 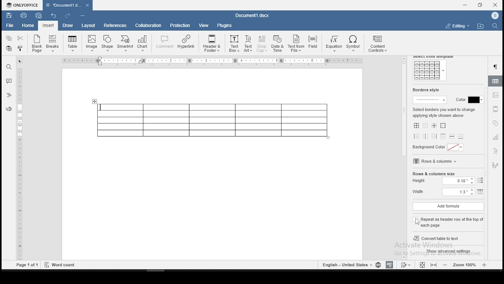 What do you see at coordinates (21, 48) in the screenshot?
I see `copy formatting` at bounding box center [21, 48].